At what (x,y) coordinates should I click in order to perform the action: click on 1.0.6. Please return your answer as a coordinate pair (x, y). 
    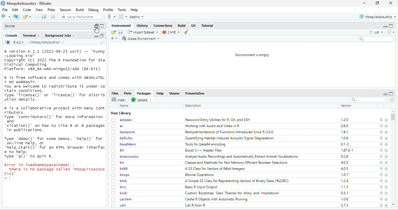
    Looking at the image, I should click on (345, 199).